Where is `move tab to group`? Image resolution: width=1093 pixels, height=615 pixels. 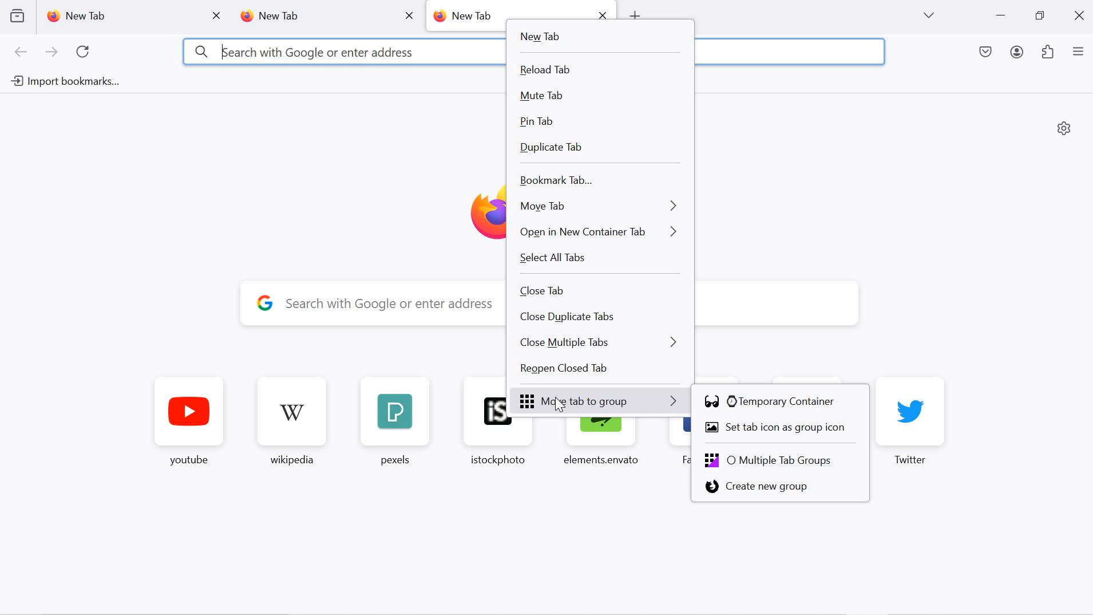 move tab to group is located at coordinates (601, 401).